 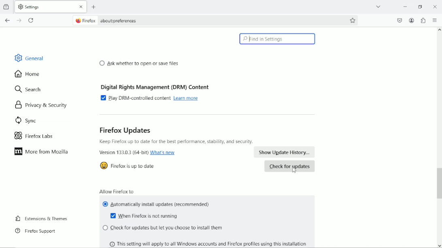 What do you see at coordinates (8, 20) in the screenshot?
I see `go back` at bounding box center [8, 20].